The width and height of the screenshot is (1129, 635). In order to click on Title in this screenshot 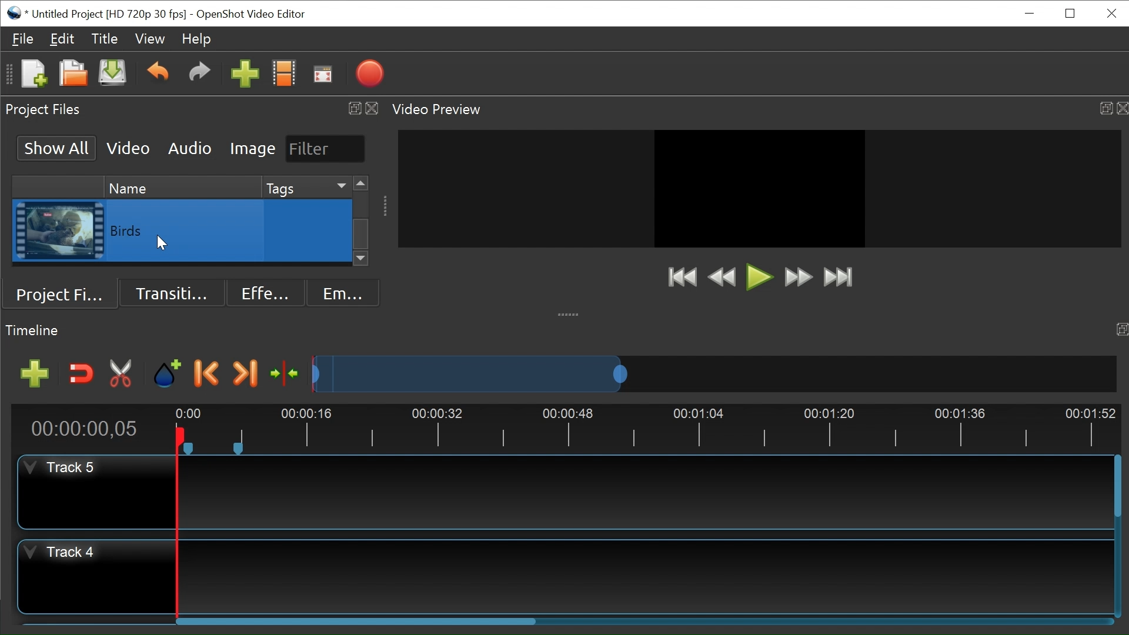, I will do `click(107, 41)`.